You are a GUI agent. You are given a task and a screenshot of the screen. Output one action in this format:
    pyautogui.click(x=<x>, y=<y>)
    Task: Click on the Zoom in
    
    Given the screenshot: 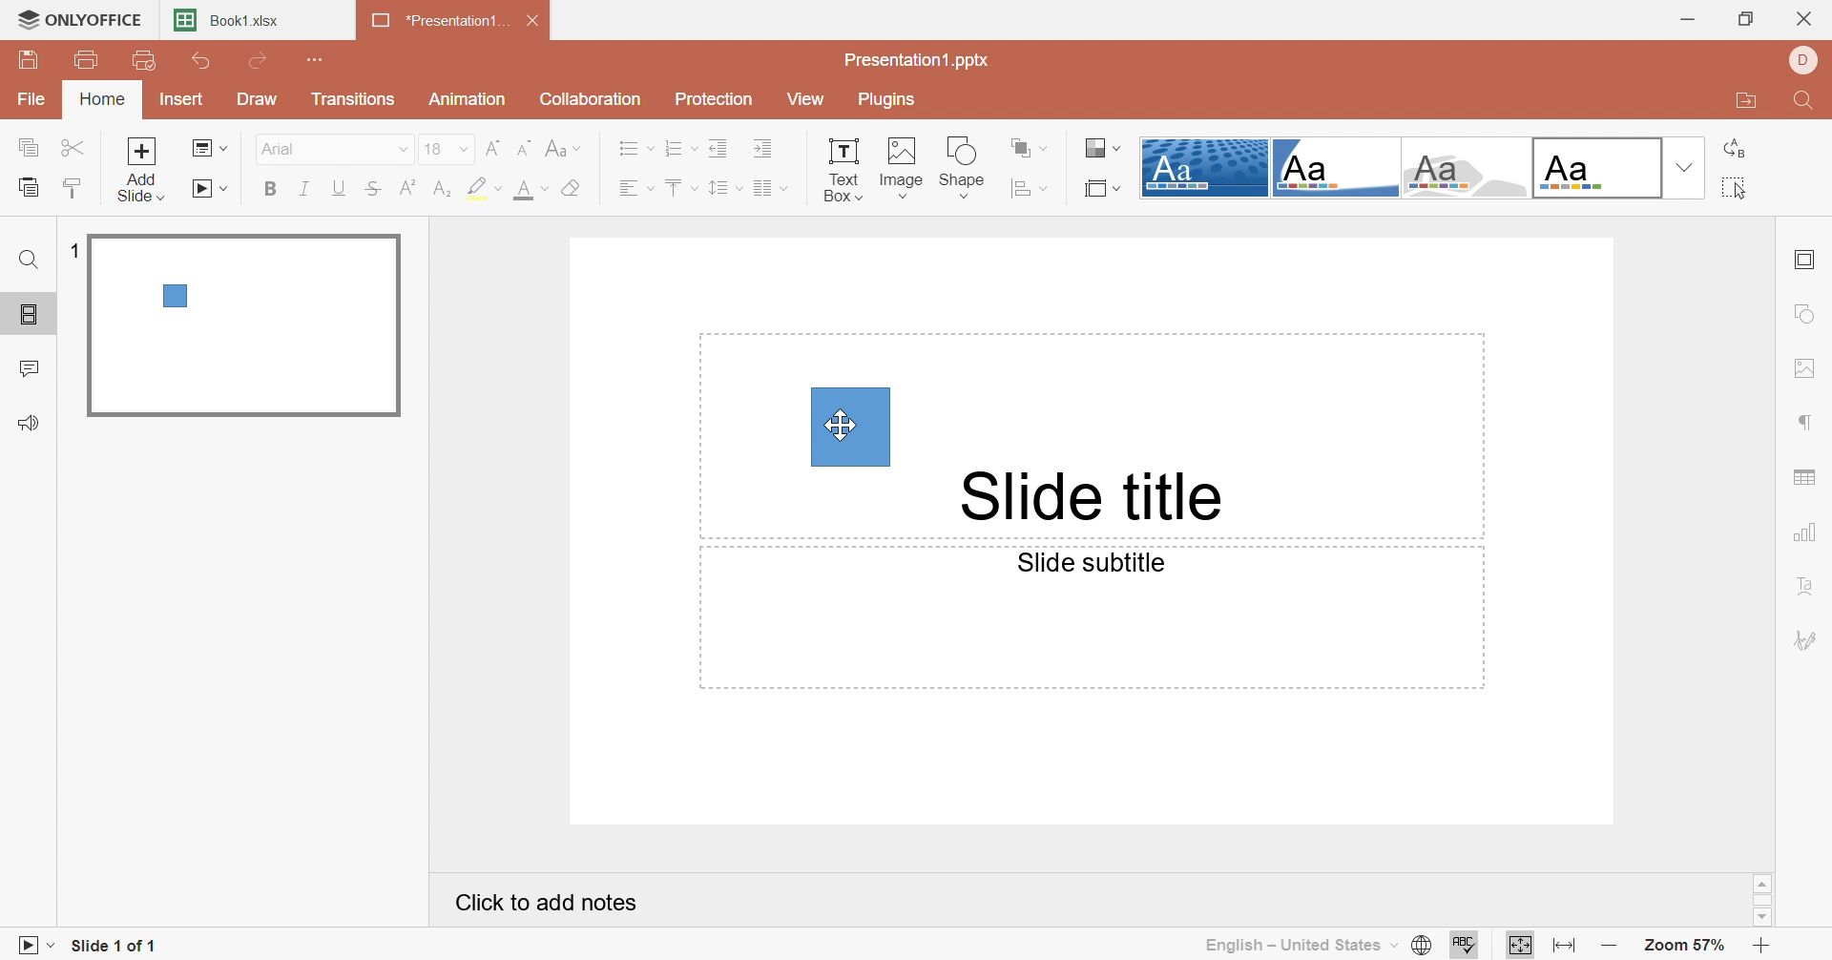 What is the action you would take?
    pyautogui.click(x=1768, y=944)
    